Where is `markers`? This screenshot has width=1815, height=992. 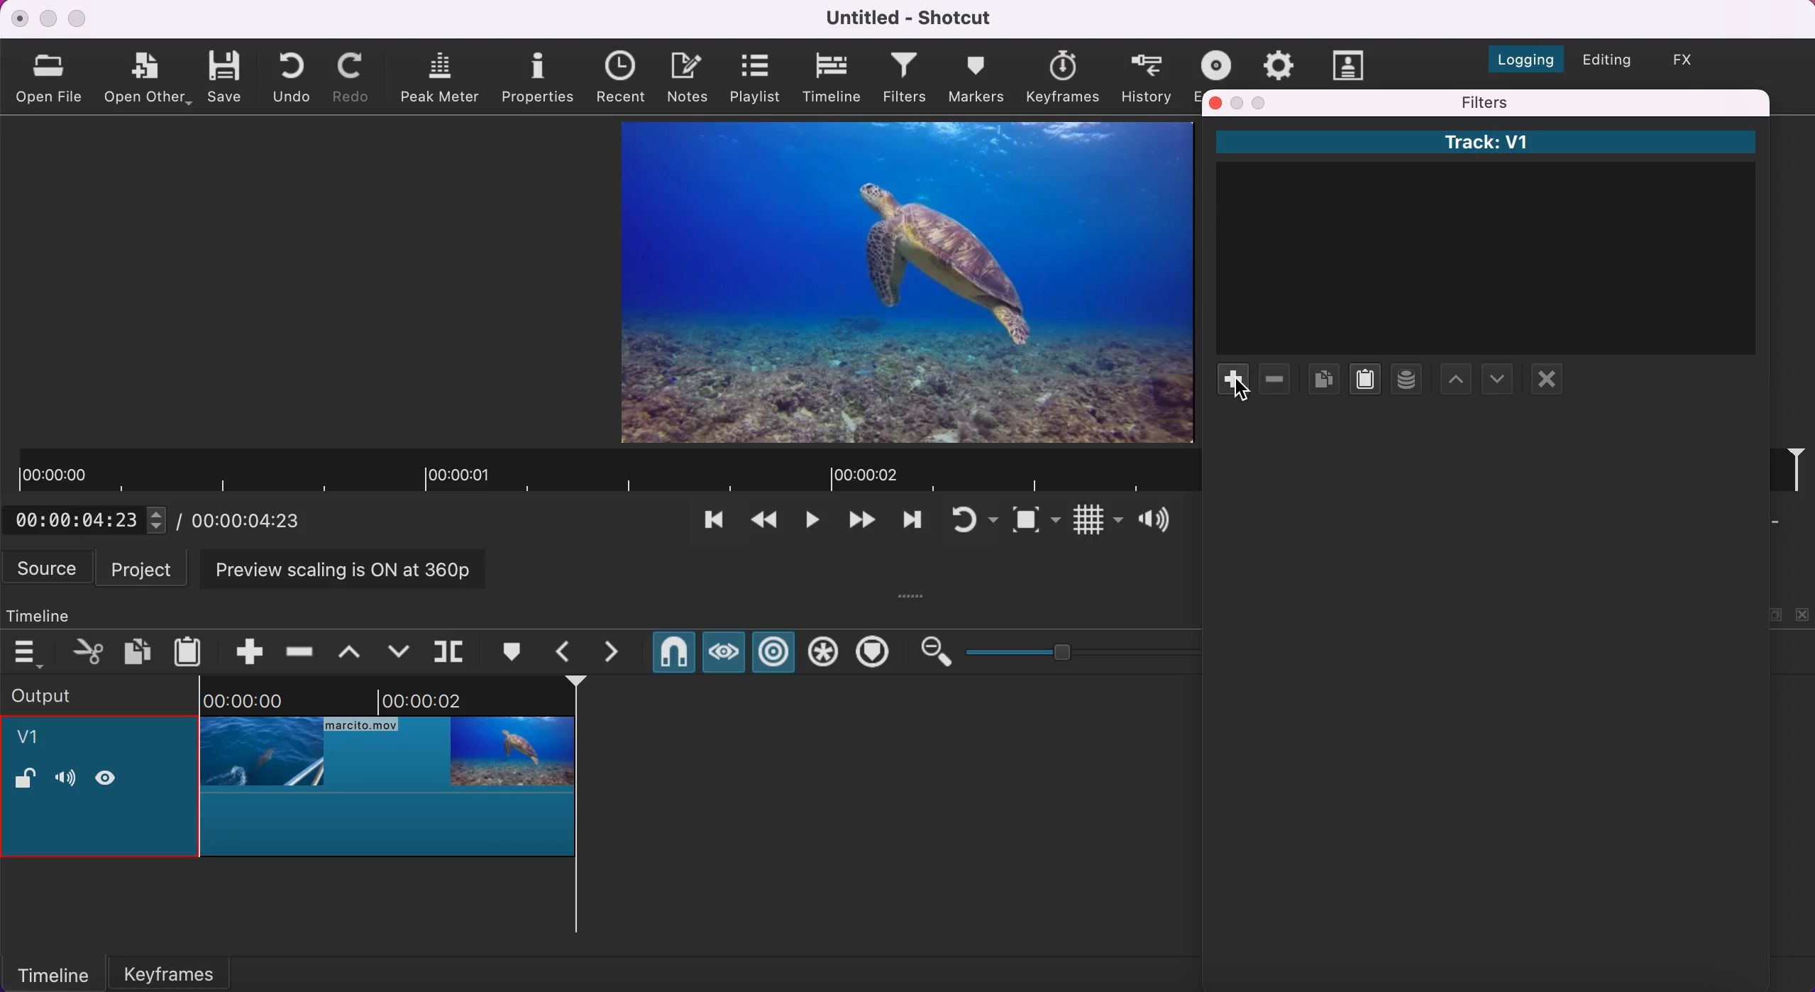 markers is located at coordinates (976, 77).